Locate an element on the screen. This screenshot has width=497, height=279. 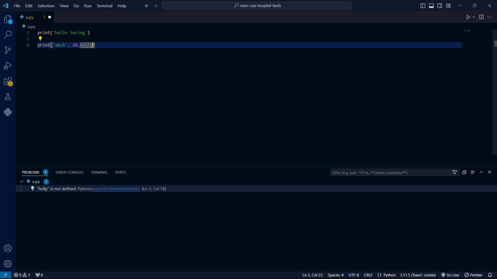
toggle sidebar is located at coordinates (440, 5).